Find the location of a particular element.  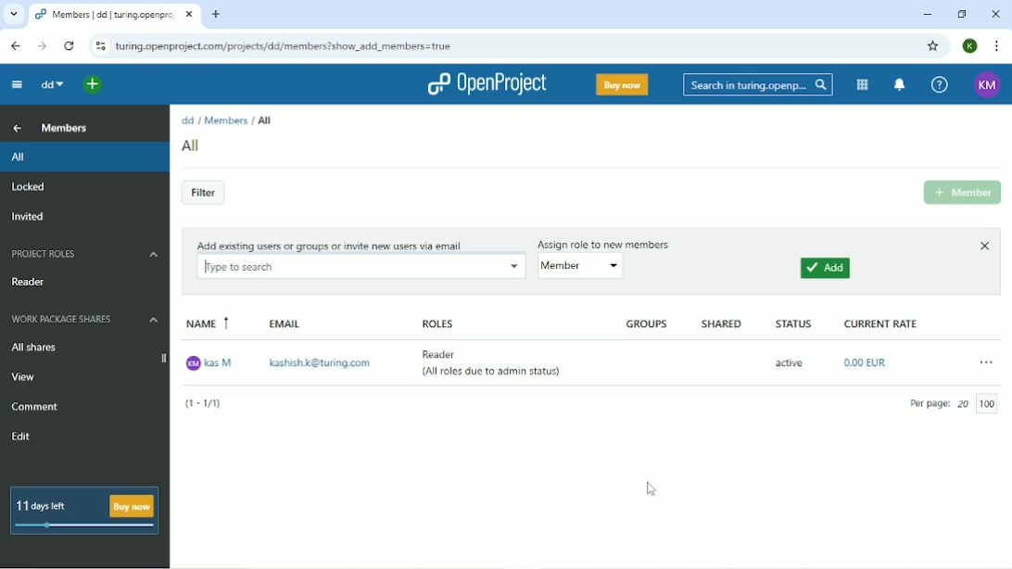

Add existing users or group or invite new users via email. is located at coordinates (328, 244).